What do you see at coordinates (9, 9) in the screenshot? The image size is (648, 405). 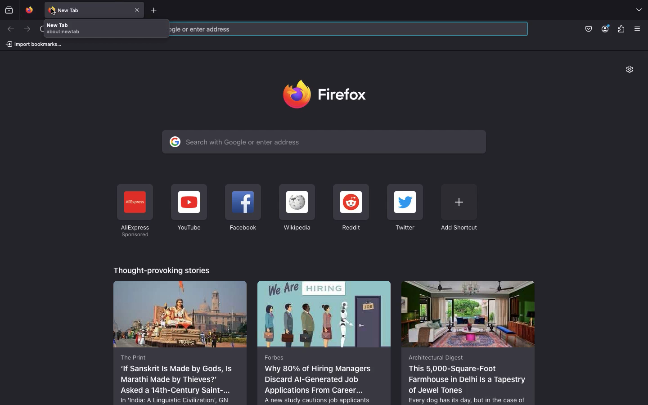 I see `View Recent` at bounding box center [9, 9].